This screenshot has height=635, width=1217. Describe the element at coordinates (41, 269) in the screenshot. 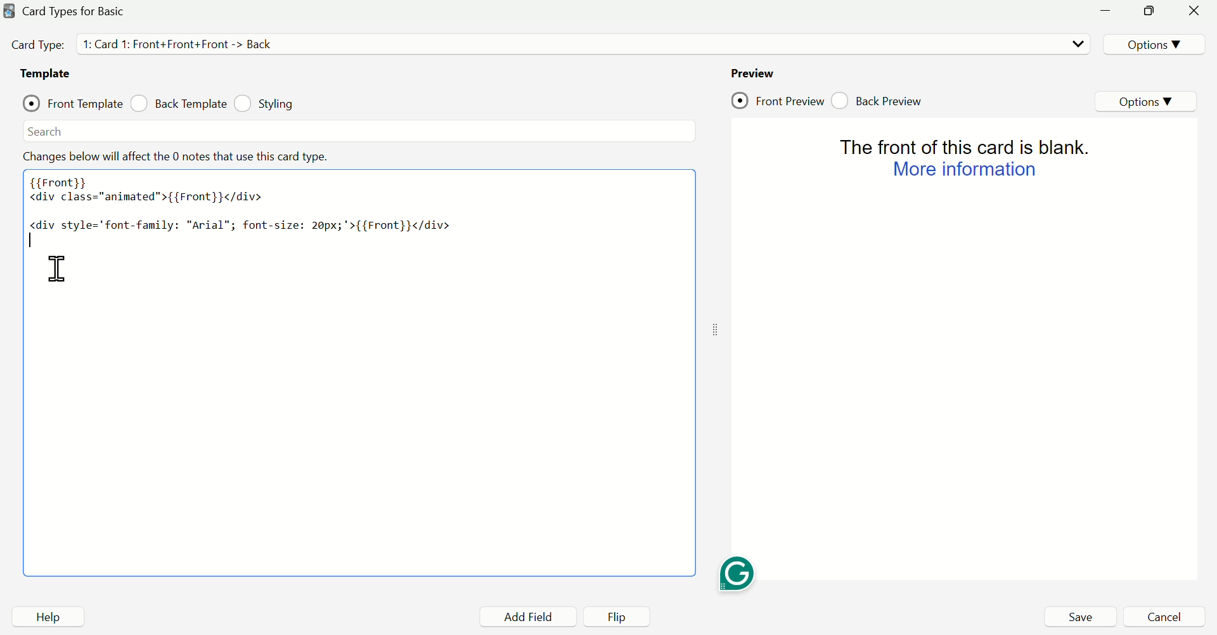

I see `Insertion cursor` at that location.